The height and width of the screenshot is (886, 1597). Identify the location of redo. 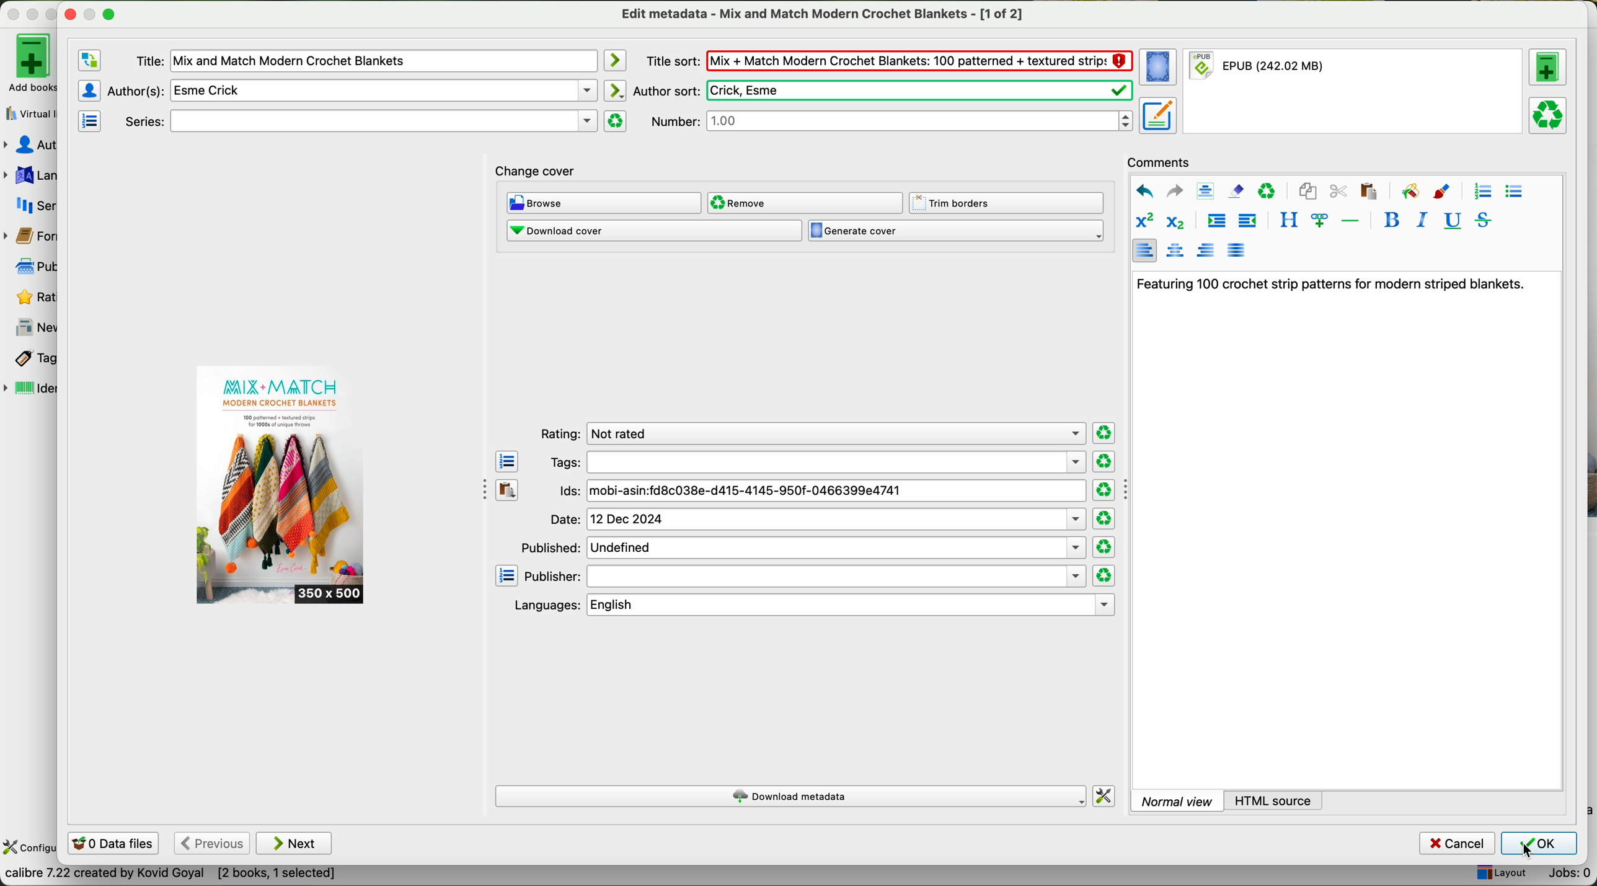
(1174, 190).